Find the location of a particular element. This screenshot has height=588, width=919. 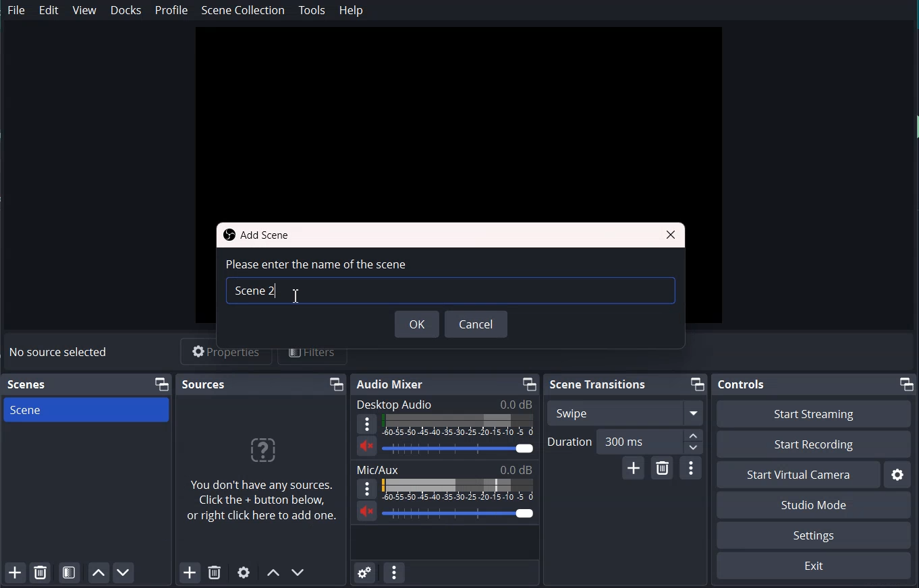

Mute  is located at coordinates (367, 446).